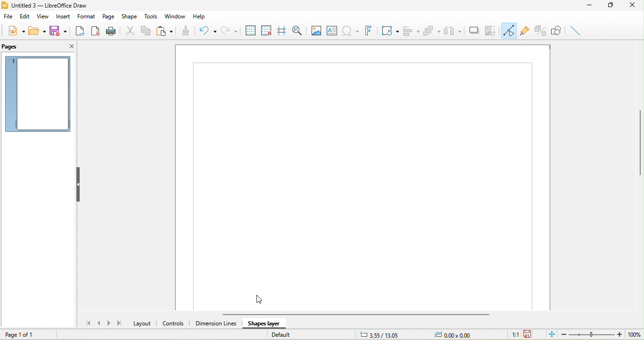 The width and height of the screenshot is (644, 340). I want to click on shape, so click(129, 16).